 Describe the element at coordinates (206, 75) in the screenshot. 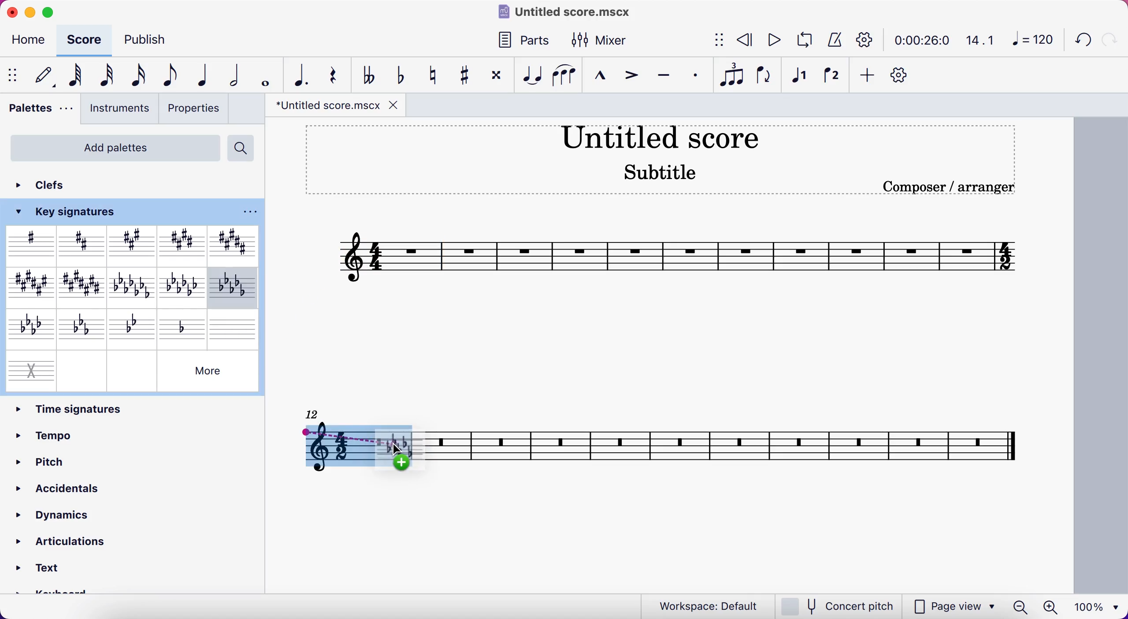

I see `quarter note` at that location.